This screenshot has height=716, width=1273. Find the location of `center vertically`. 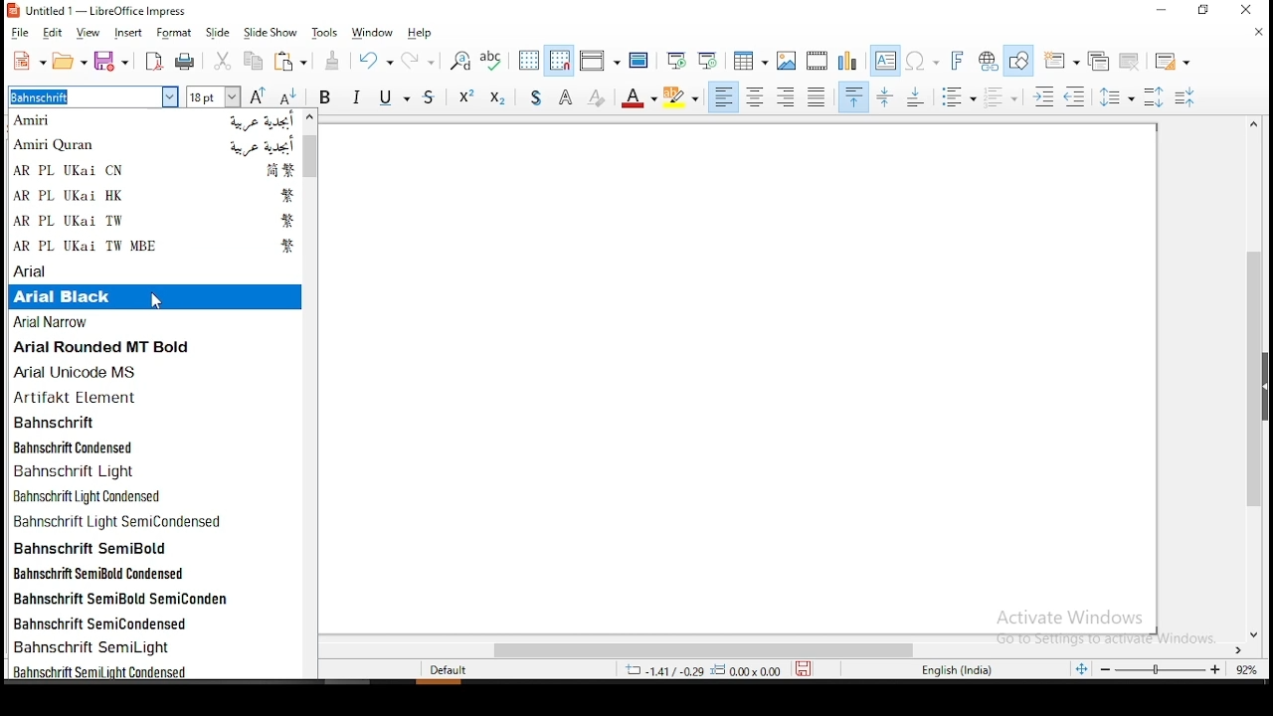

center vertically is located at coordinates (886, 95).